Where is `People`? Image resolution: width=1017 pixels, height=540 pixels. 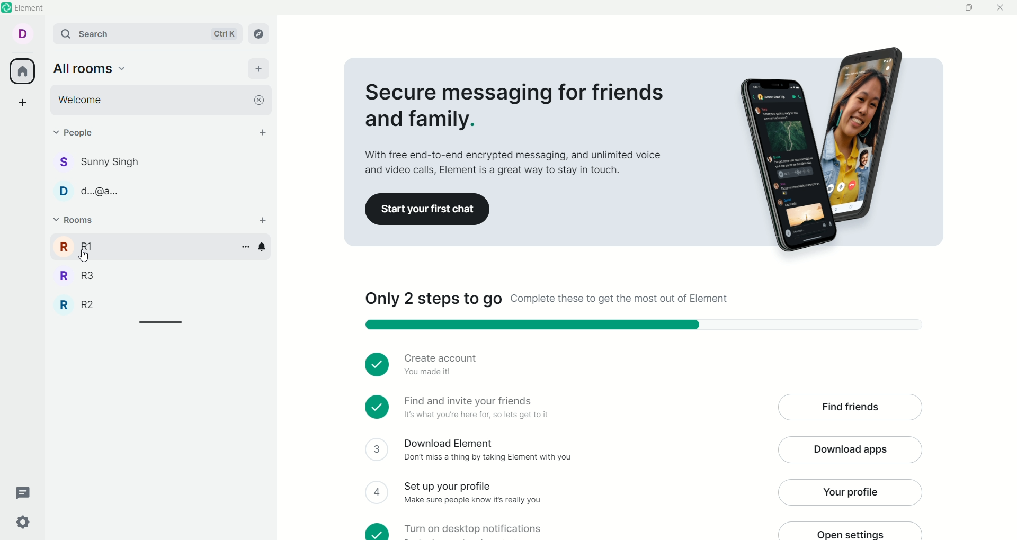 People is located at coordinates (81, 132).